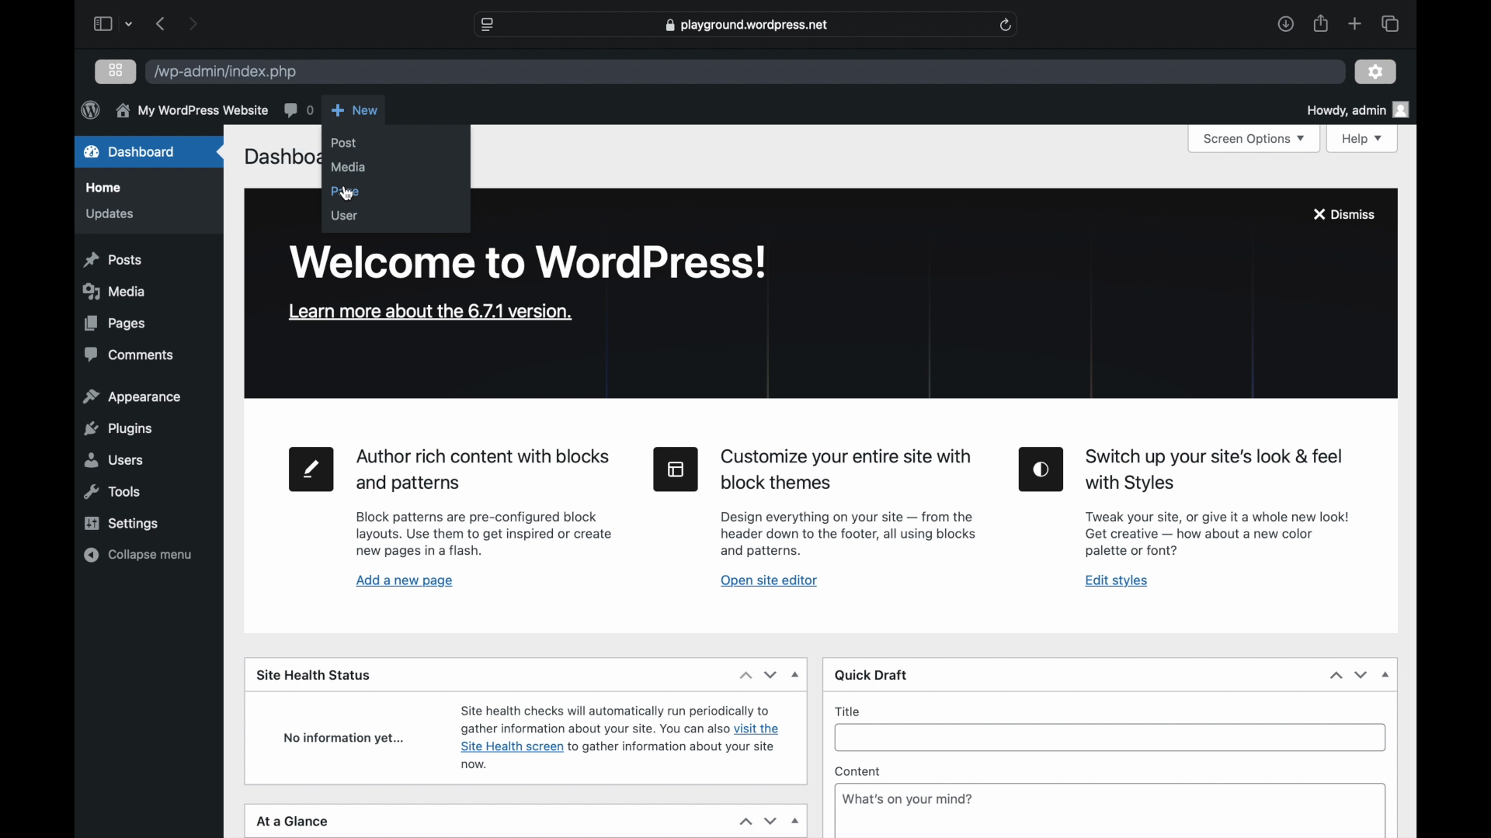  What do you see at coordinates (90, 111) in the screenshot?
I see `wordpress` at bounding box center [90, 111].